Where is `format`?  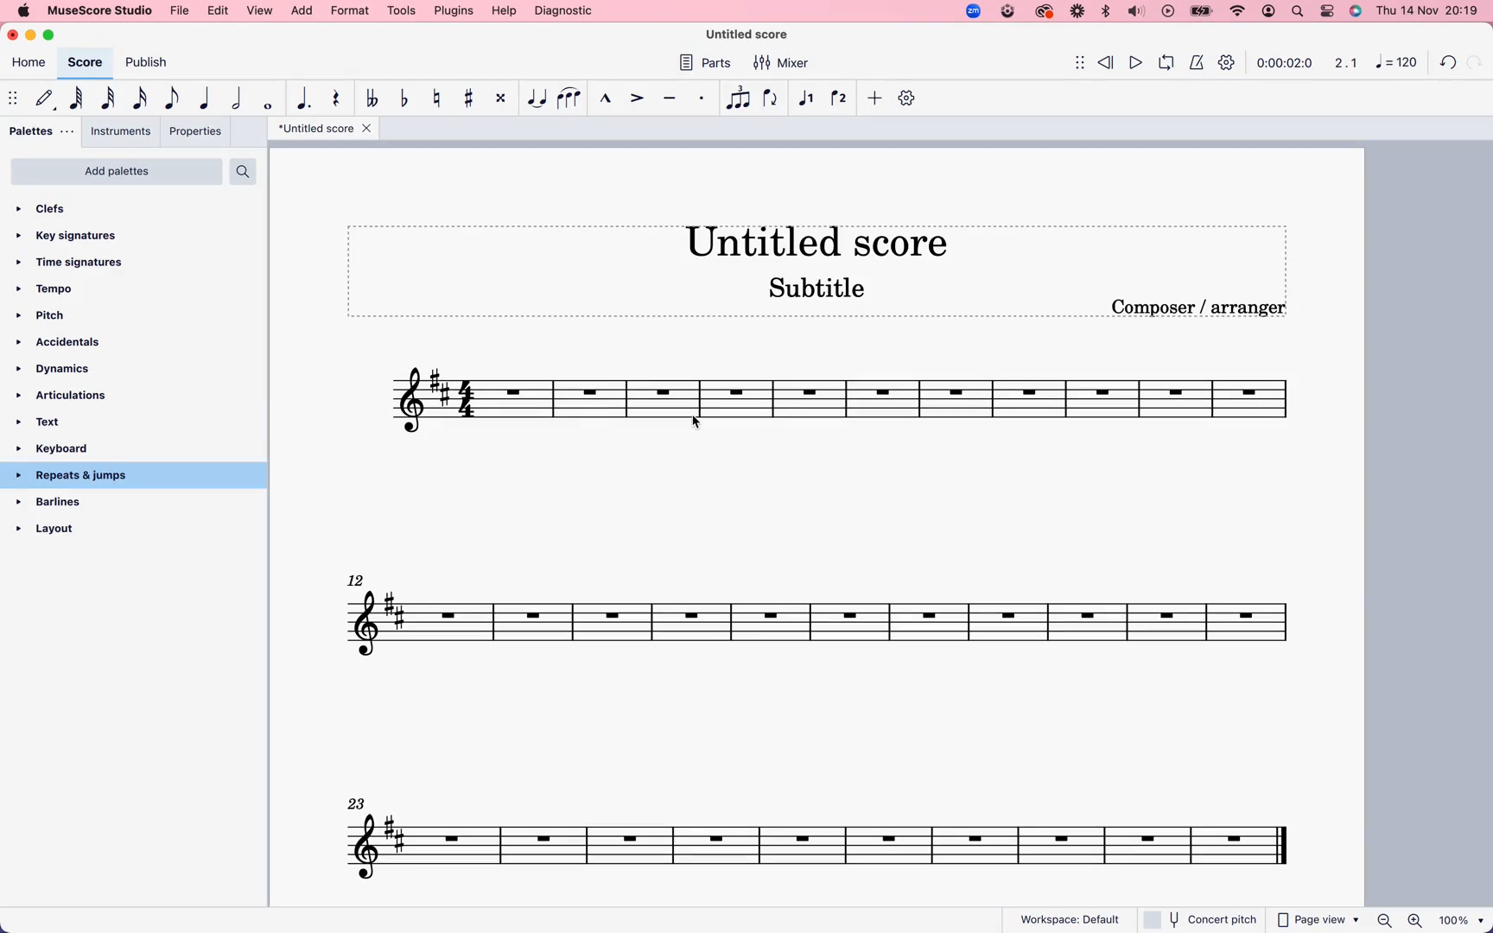
format is located at coordinates (349, 10).